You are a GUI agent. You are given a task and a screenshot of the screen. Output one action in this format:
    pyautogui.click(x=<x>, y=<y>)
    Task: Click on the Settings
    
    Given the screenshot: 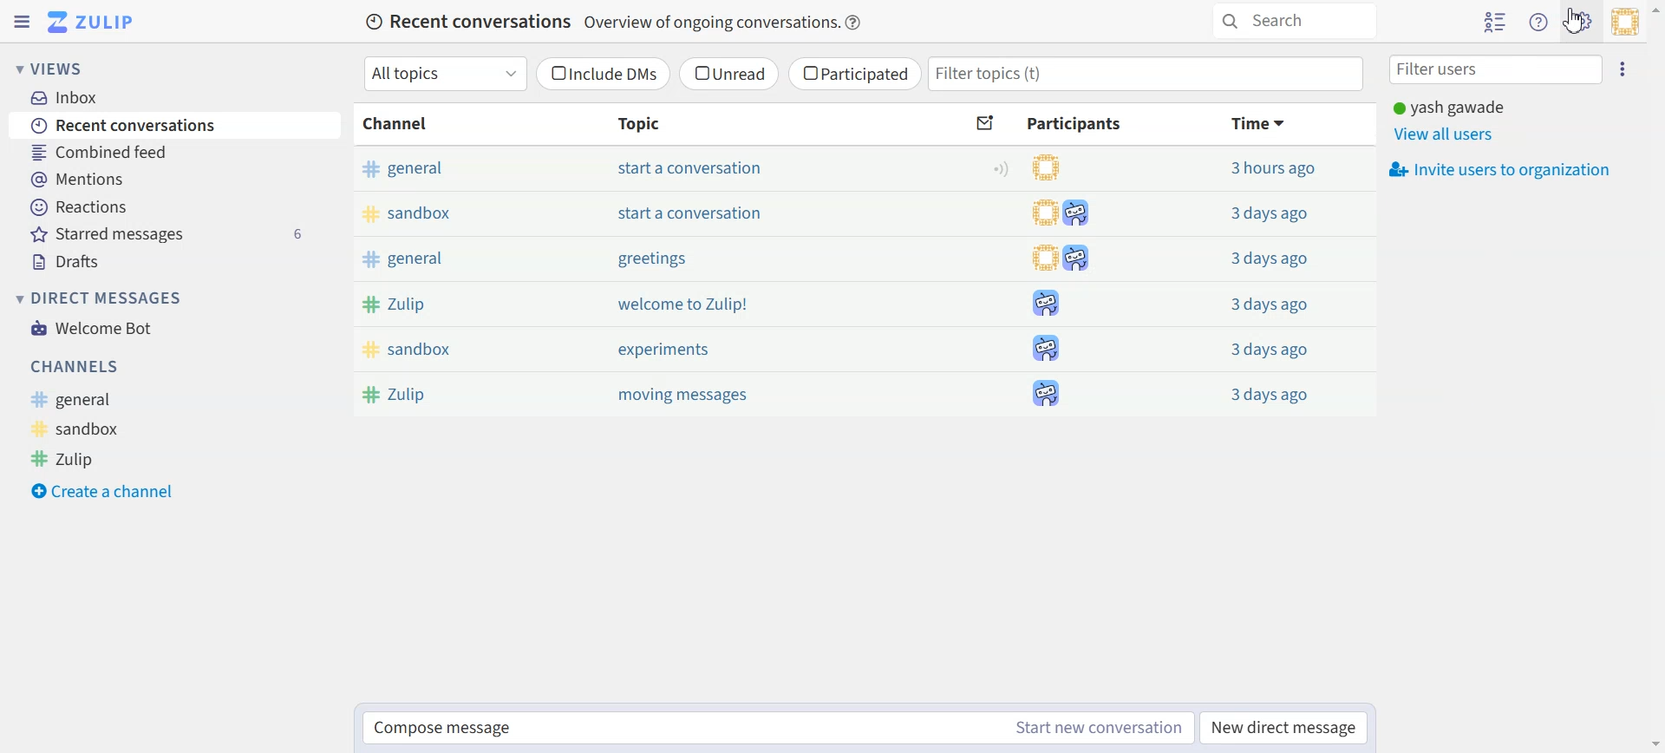 What is the action you would take?
    pyautogui.click(x=1579, y=23)
    